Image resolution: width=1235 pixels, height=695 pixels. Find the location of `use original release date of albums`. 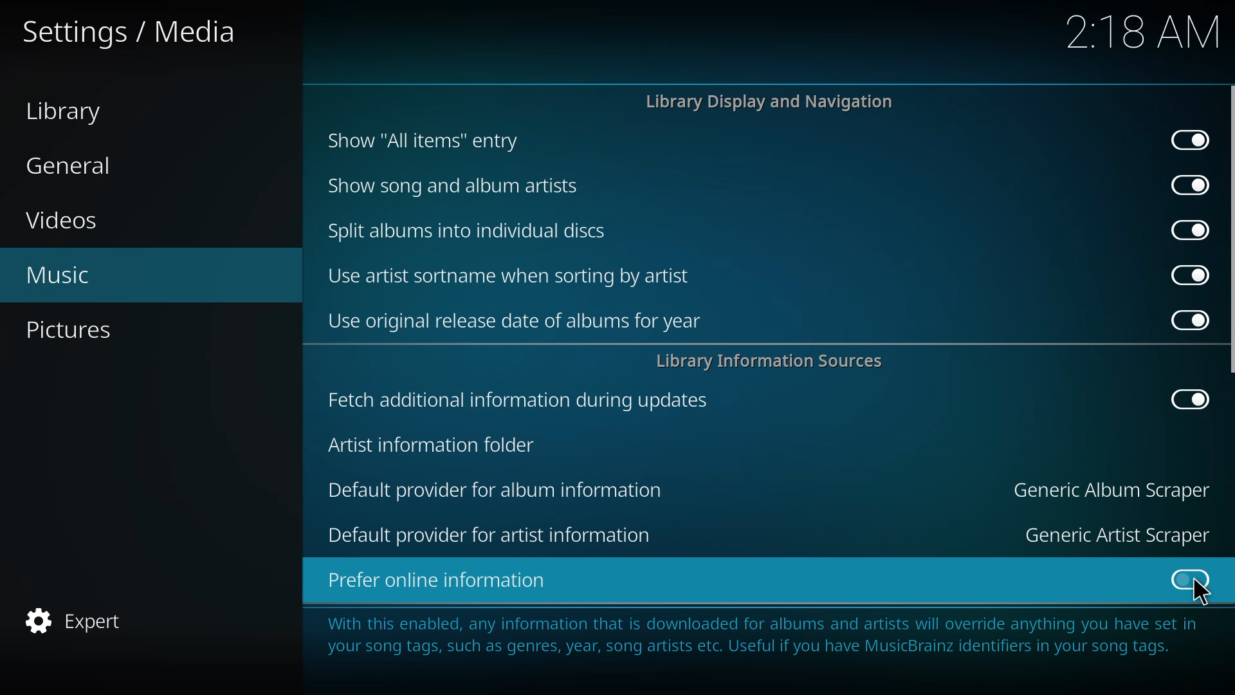

use original release date of albums is located at coordinates (521, 320).